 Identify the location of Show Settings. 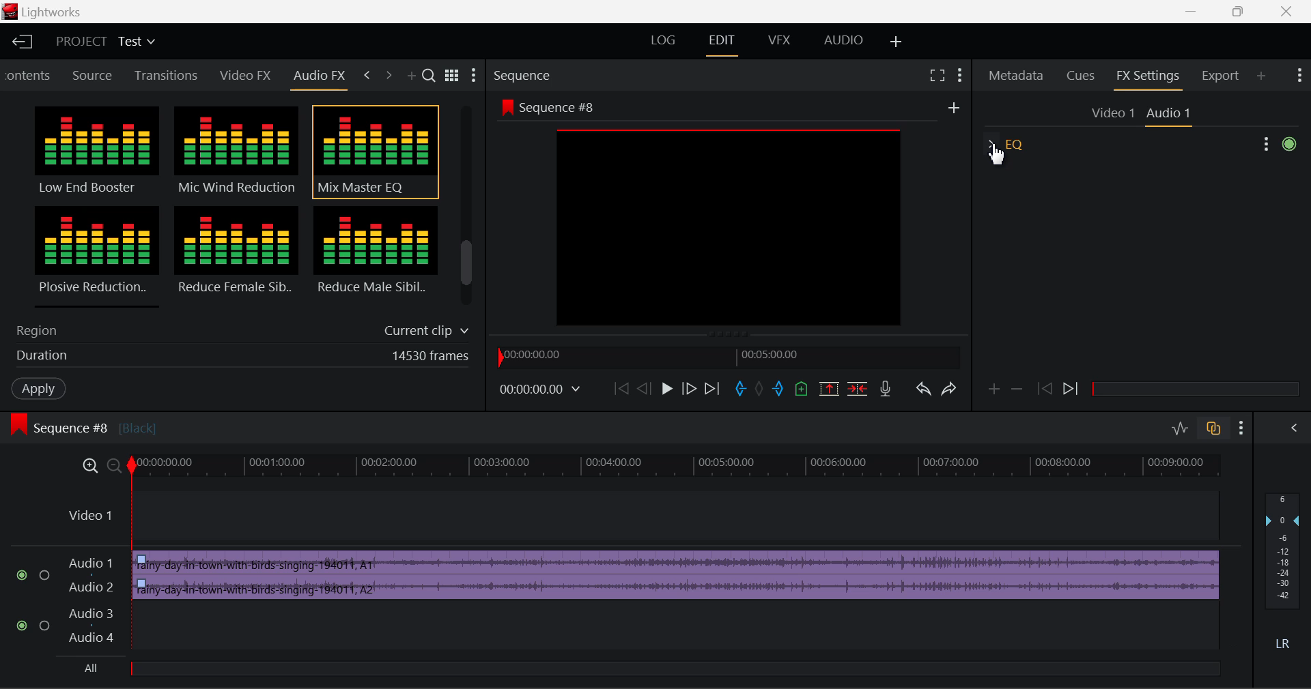
(960, 75).